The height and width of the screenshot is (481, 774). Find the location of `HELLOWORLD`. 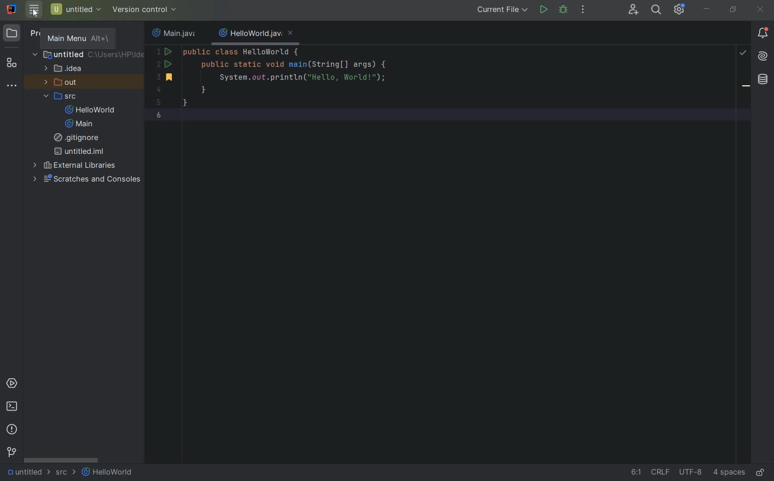

HELLOWORLD is located at coordinates (91, 110).